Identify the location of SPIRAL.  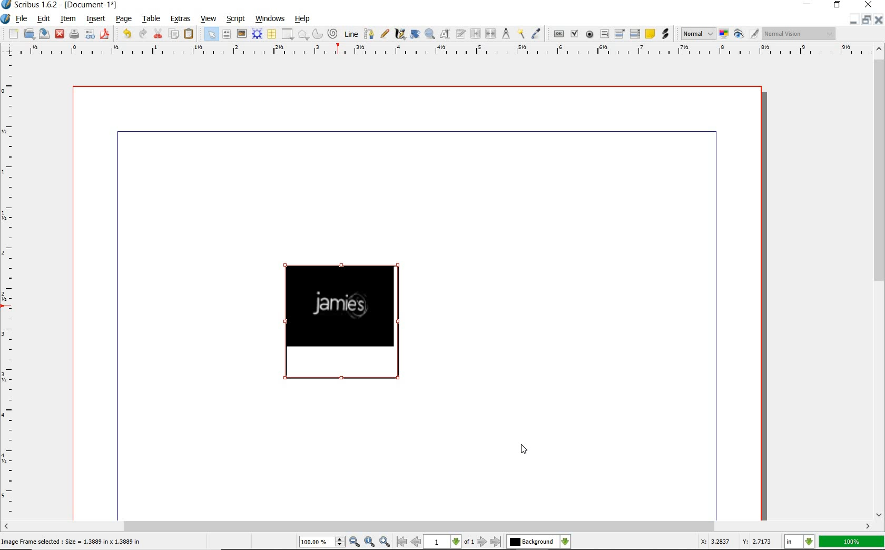
(333, 33).